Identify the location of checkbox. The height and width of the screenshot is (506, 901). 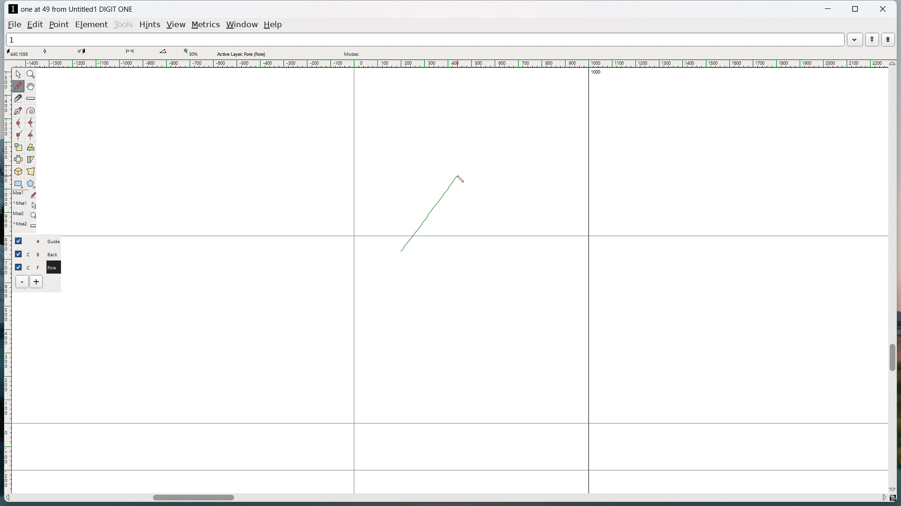
(18, 254).